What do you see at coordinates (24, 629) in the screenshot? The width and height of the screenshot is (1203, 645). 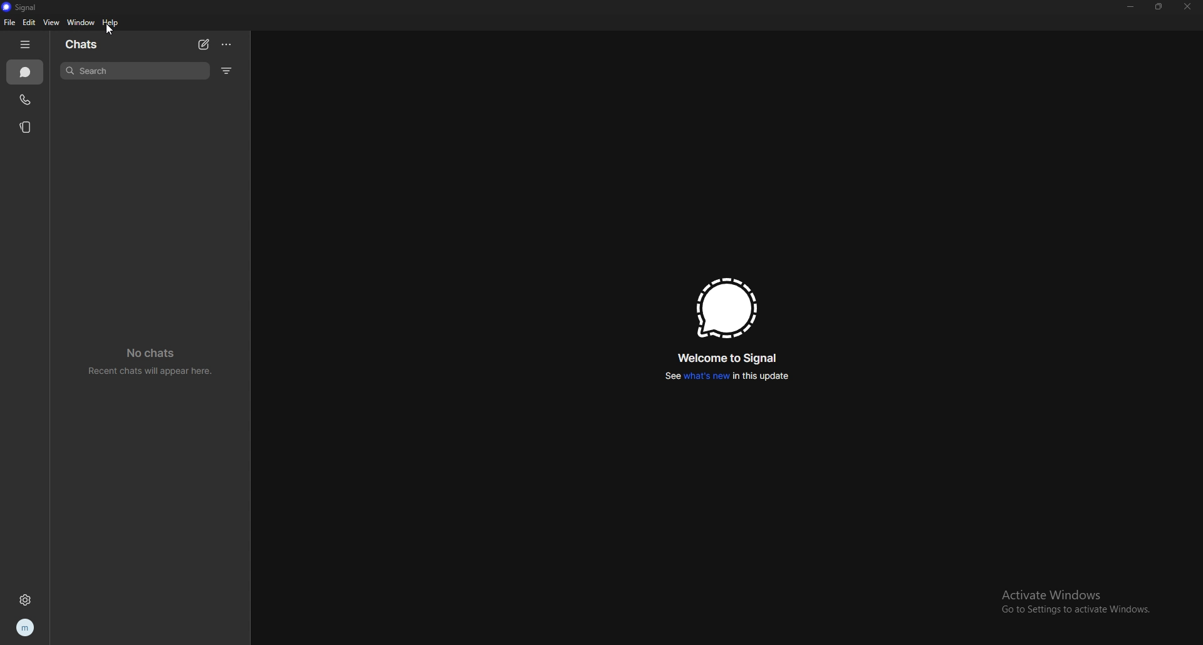 I see `profile` at bounding box center [24, 629].